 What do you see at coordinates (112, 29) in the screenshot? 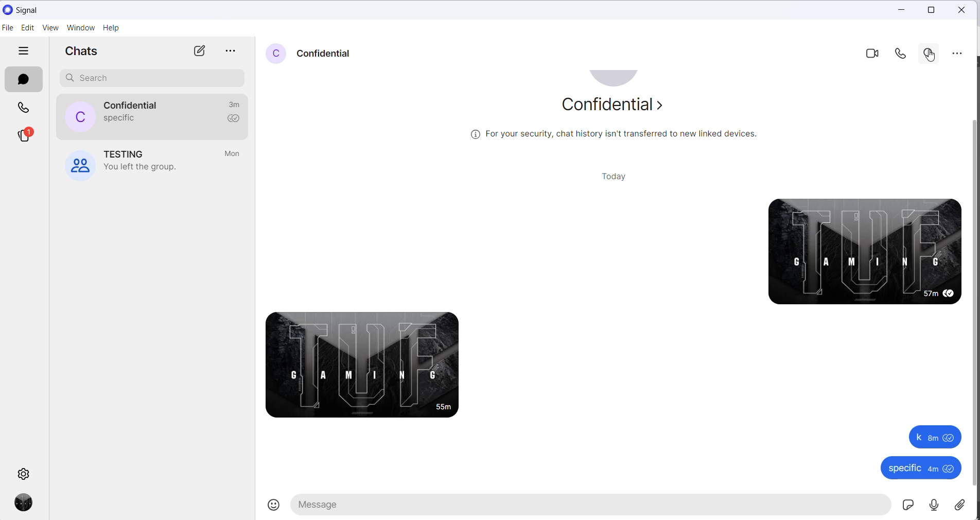
I see `help` at bounding box center [112, 29].